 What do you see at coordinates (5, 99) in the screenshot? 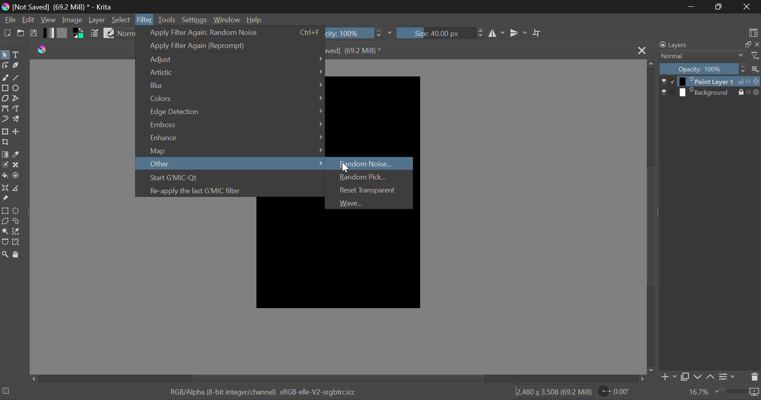
I see `Polygons` at bounding box center [5, 99].